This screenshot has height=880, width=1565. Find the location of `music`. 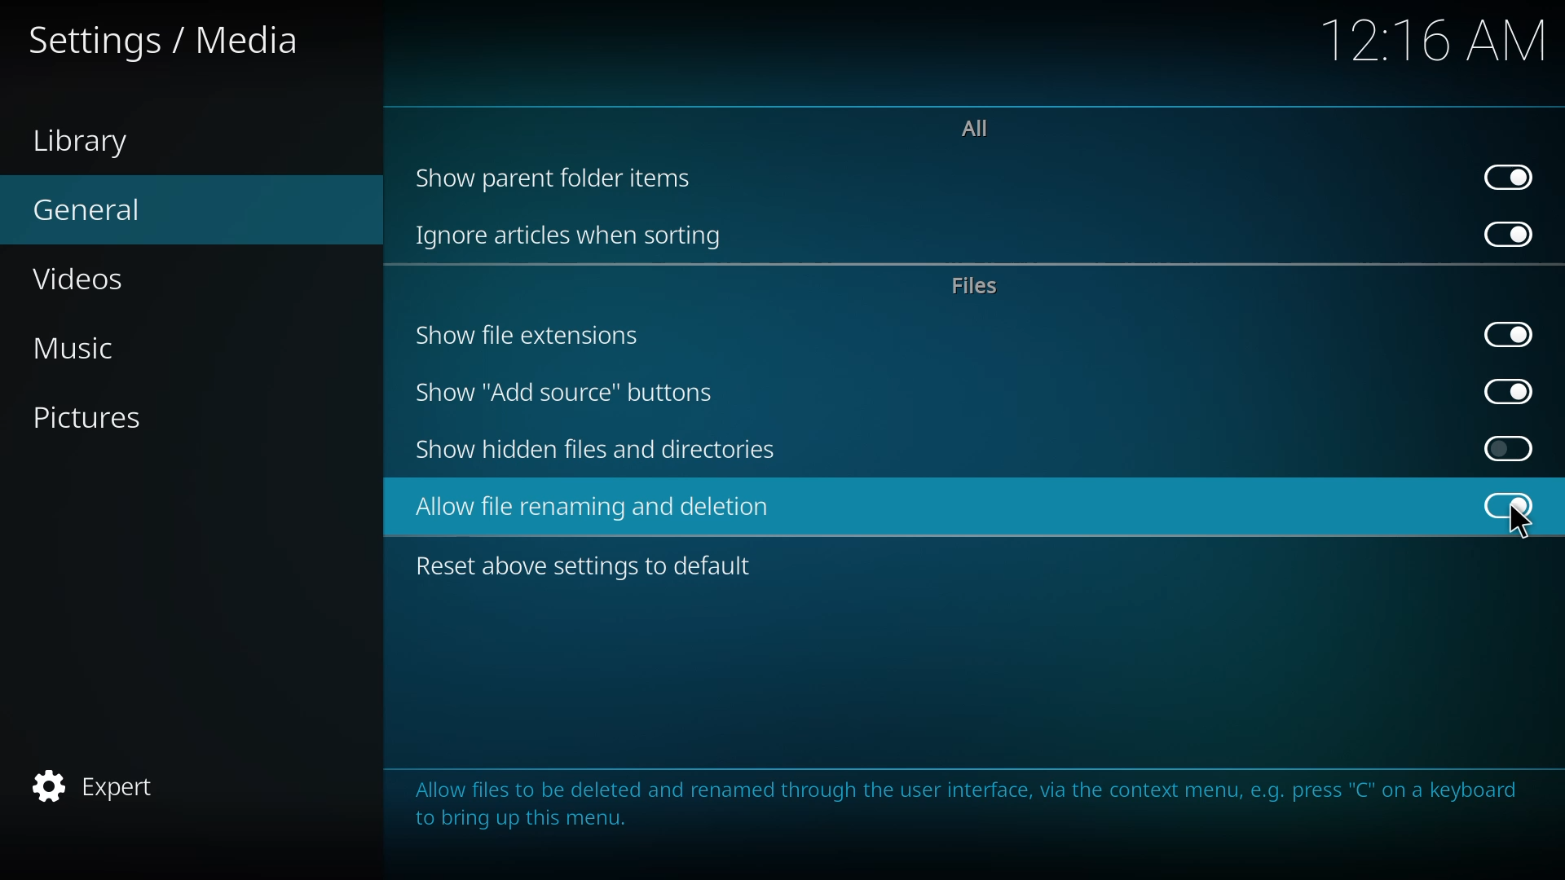

music is located at coordinates (83, 346).